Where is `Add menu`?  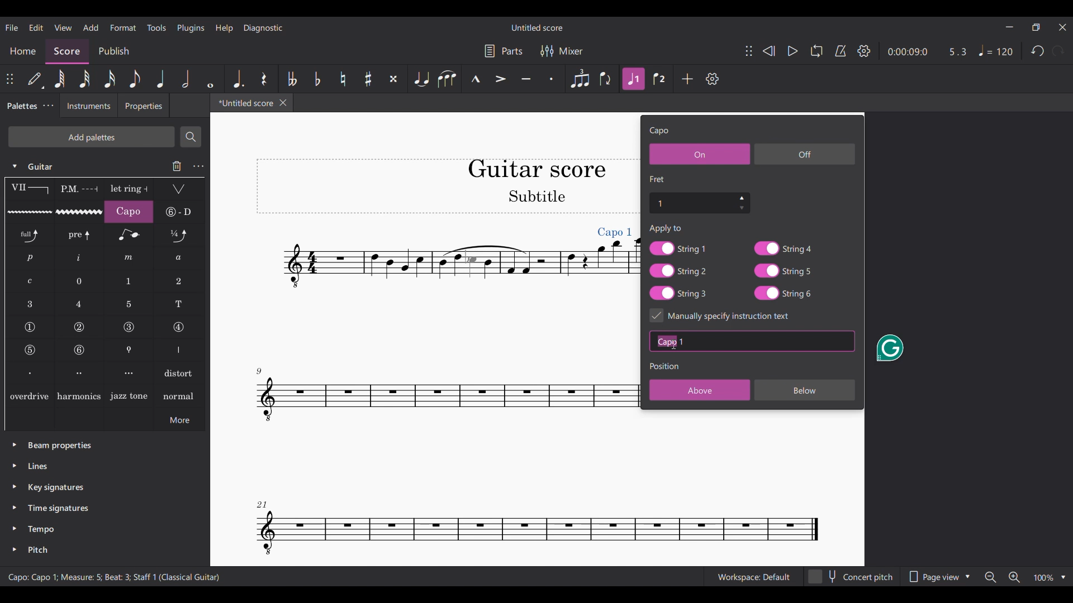
Add menu is located at coordinates (91, 27).